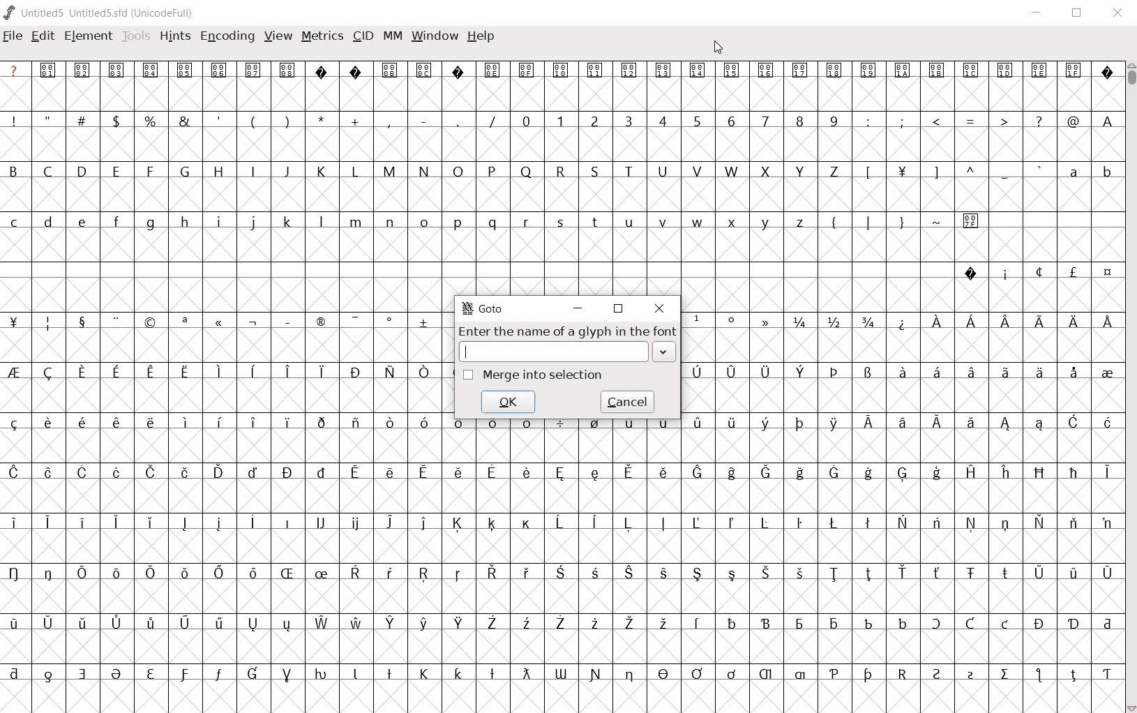 The width and height of the screenshot is (1137, 713). What do you see at coordinates (1007, 523) in the screenshot?
I see `Symbol` at bounding box center [1007, 523].